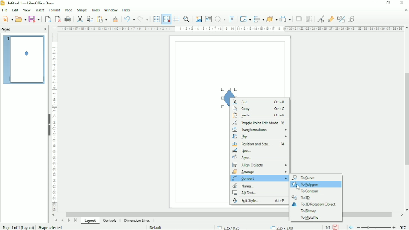 This screenshot has width=409, height=230. Describe the element at coordinates (303, 197) in the screenshot. I see `To 3D` at that location.